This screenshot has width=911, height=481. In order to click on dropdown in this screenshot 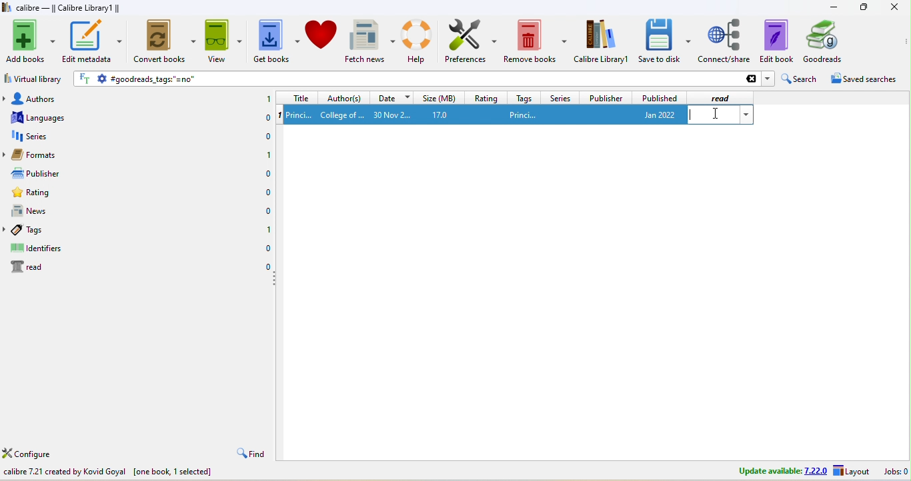, I will do `click(746, 115)`.